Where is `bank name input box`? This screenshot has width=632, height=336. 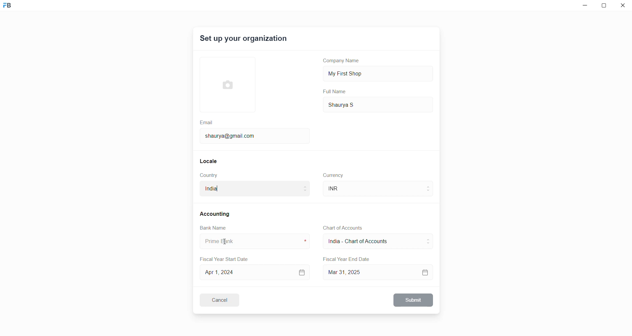
bank name input box is located at coordinates (252, 241).